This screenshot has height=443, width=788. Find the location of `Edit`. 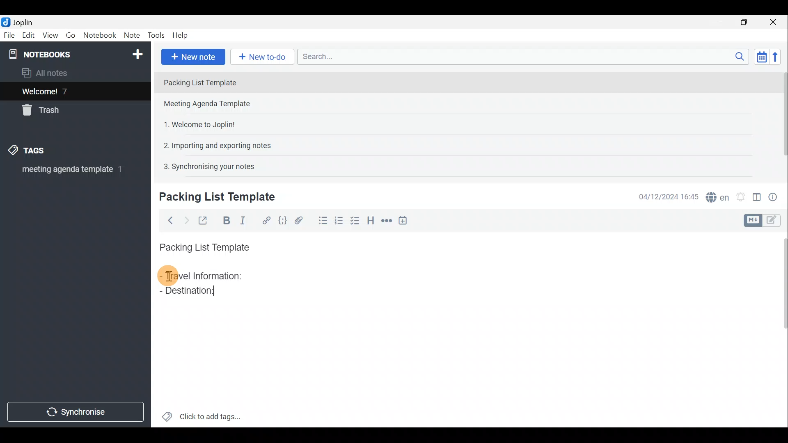

Edit is located at coordinates (27, 36).